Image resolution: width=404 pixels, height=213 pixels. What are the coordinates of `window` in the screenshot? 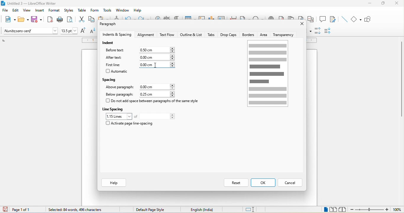 It's located at (123, 10).